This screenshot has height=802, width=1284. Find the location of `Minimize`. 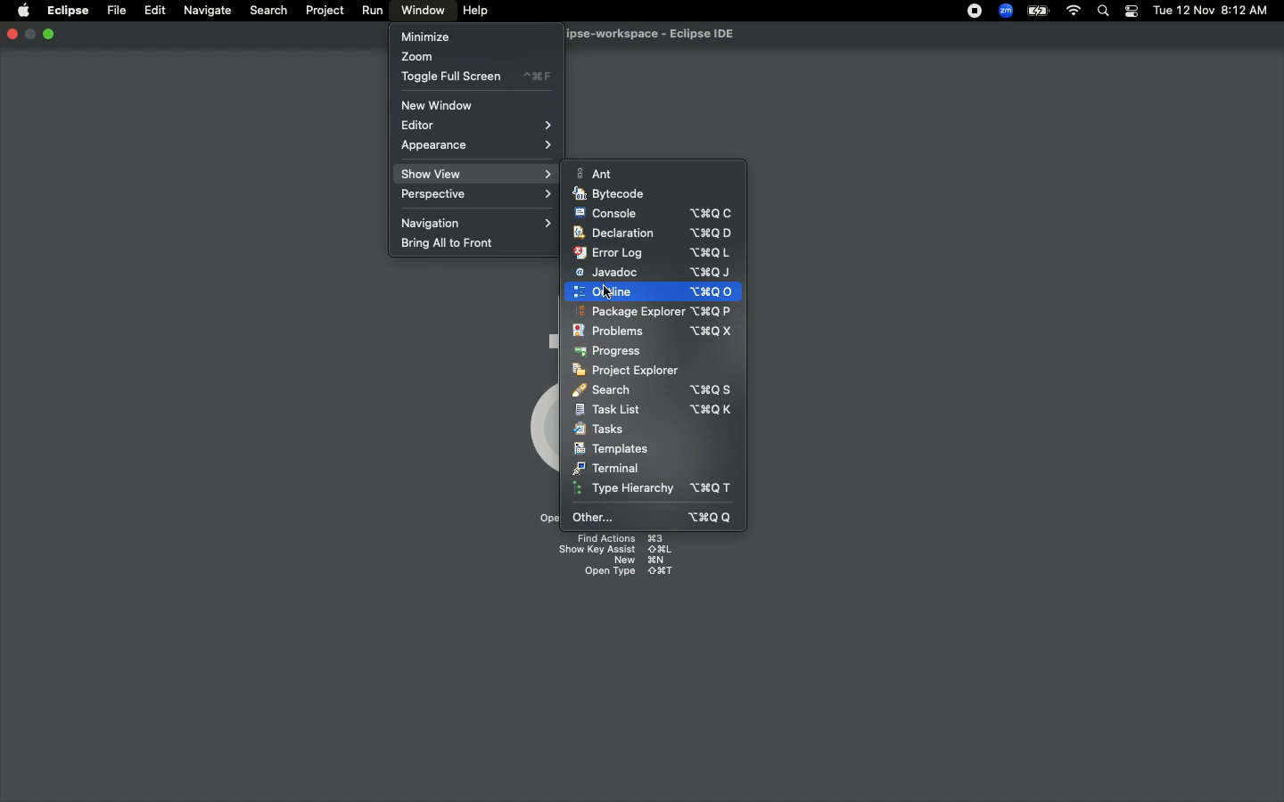

Minimize is located at coordinates (424, 36).